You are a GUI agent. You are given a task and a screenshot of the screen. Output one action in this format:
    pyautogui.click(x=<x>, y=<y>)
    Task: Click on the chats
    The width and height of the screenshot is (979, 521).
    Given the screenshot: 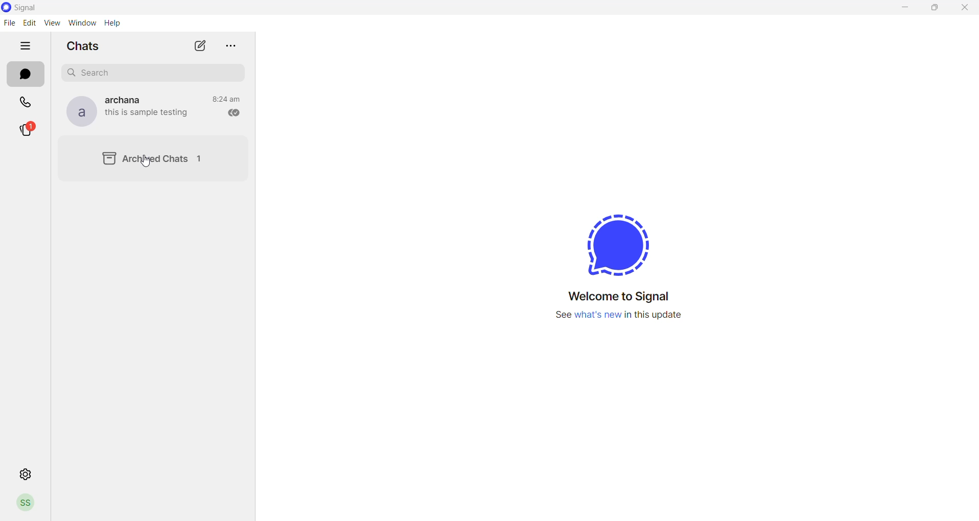 What is the action you would take?
    pyautogui.click(x=25, y=75)
    